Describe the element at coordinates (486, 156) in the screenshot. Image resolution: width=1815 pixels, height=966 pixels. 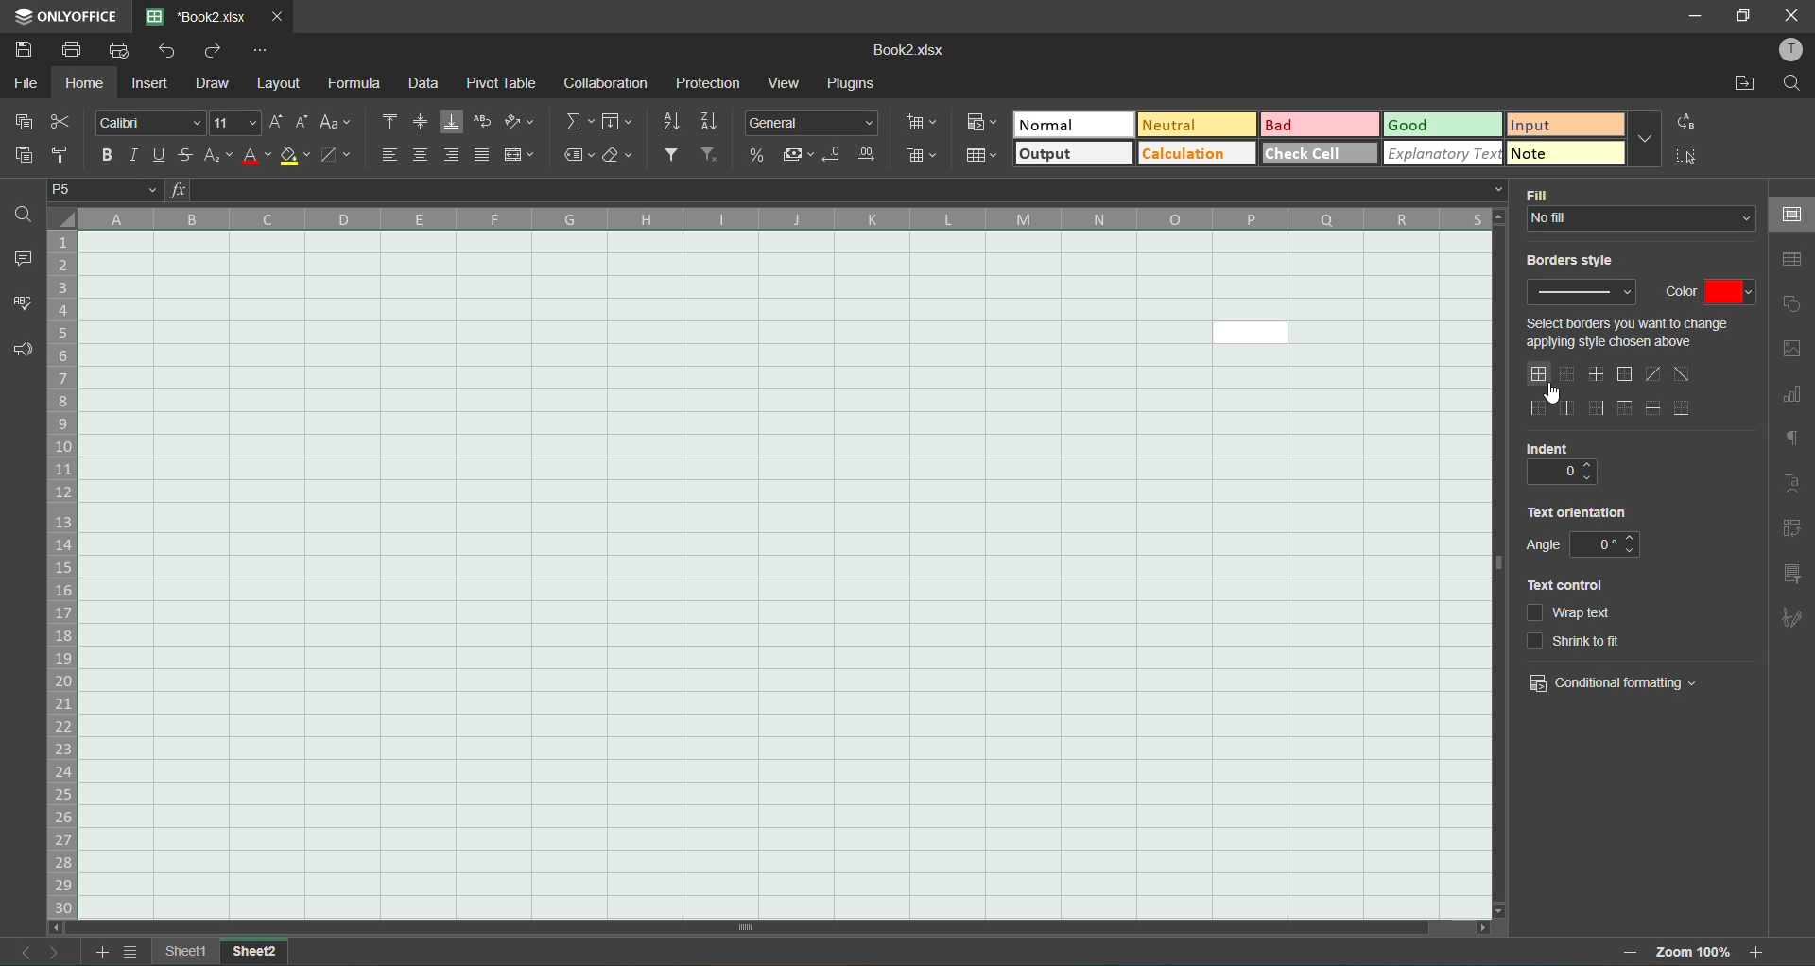
I see `justified` at that location.